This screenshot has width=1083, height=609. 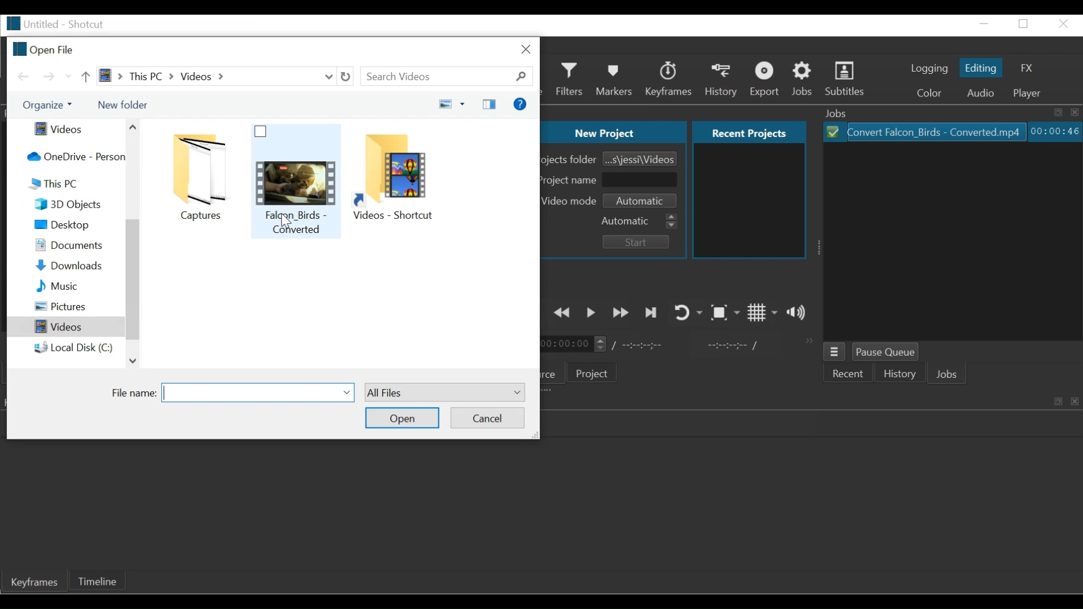 What do you see at coordinates (35, 583) in the screenshot?
I see `Keyframe Tab` at bounding box center [35, 583].